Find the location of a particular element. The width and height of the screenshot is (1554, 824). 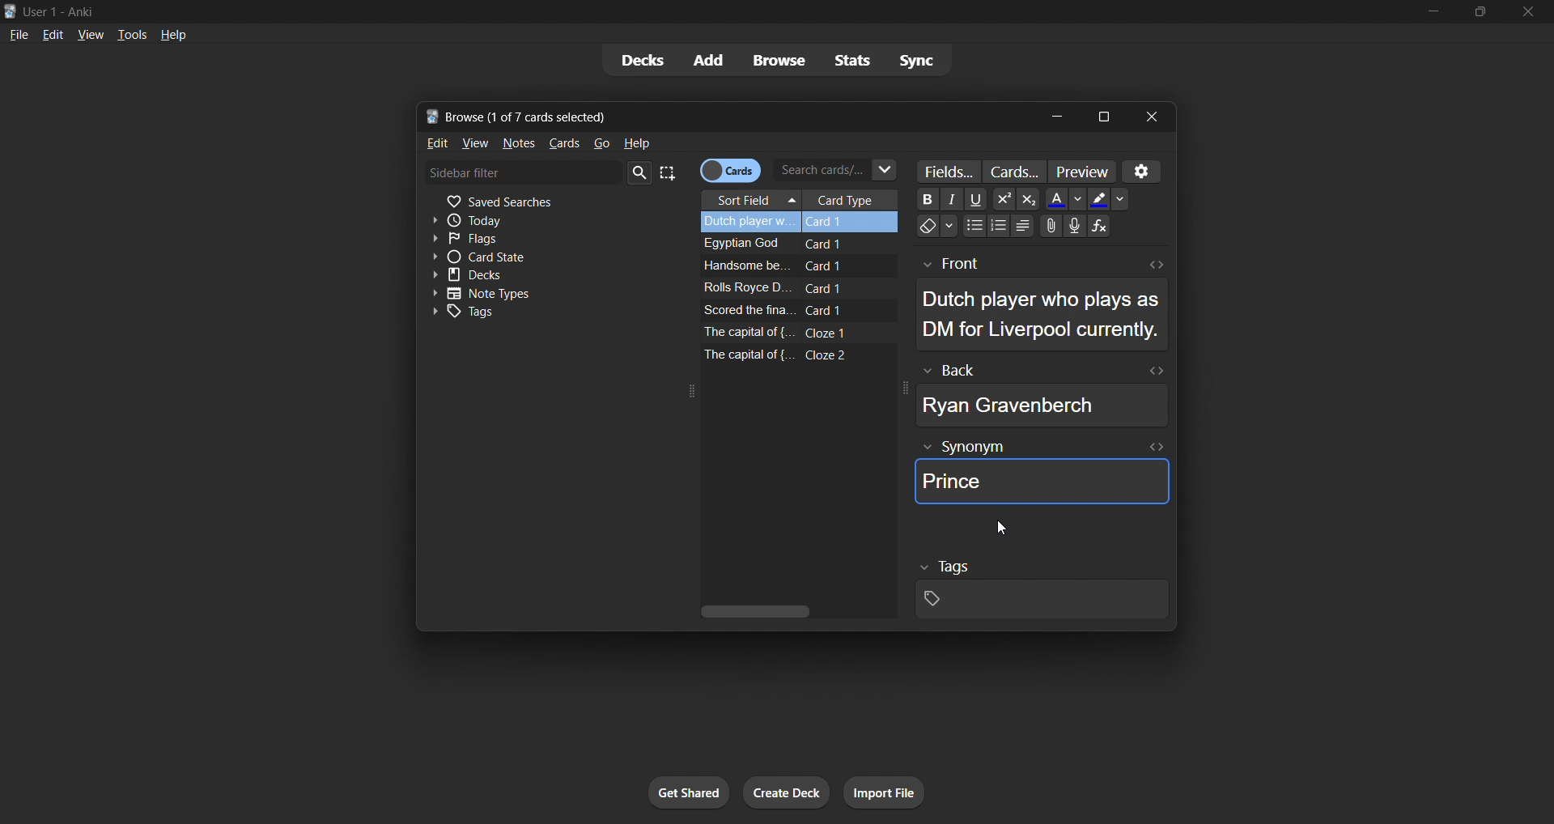

stats is located at coordinates (851, 62).